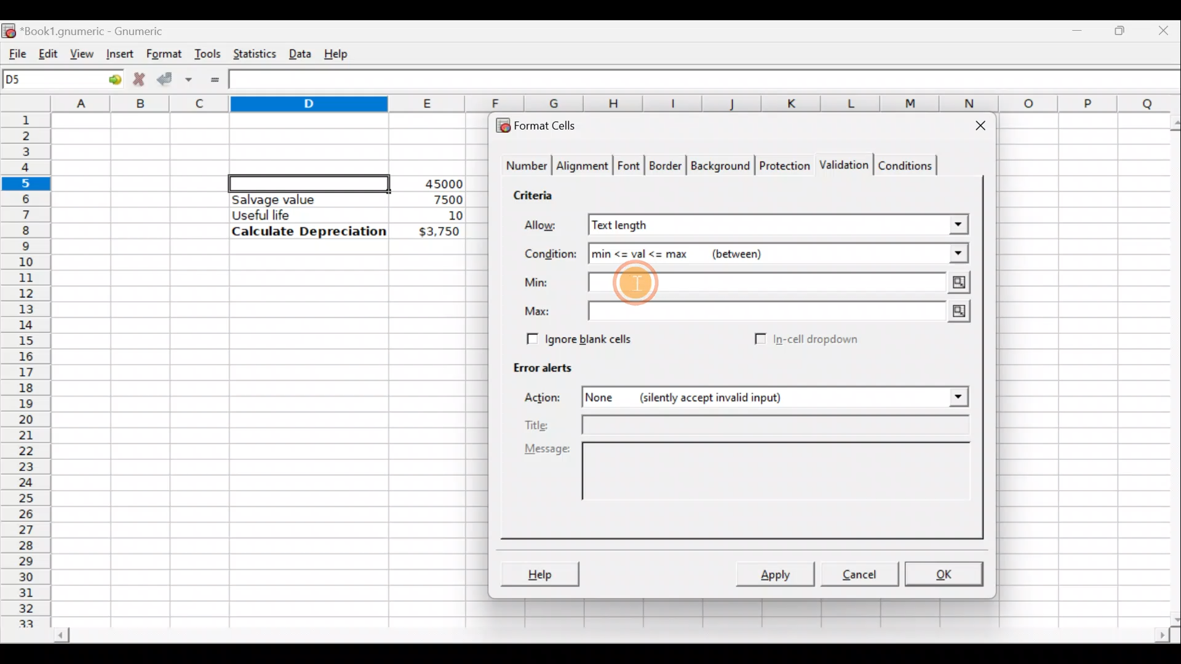  What do you see at coordinates (543, 125) in the screenshot?
I see `Format cells` at bounding box center [543, 125].